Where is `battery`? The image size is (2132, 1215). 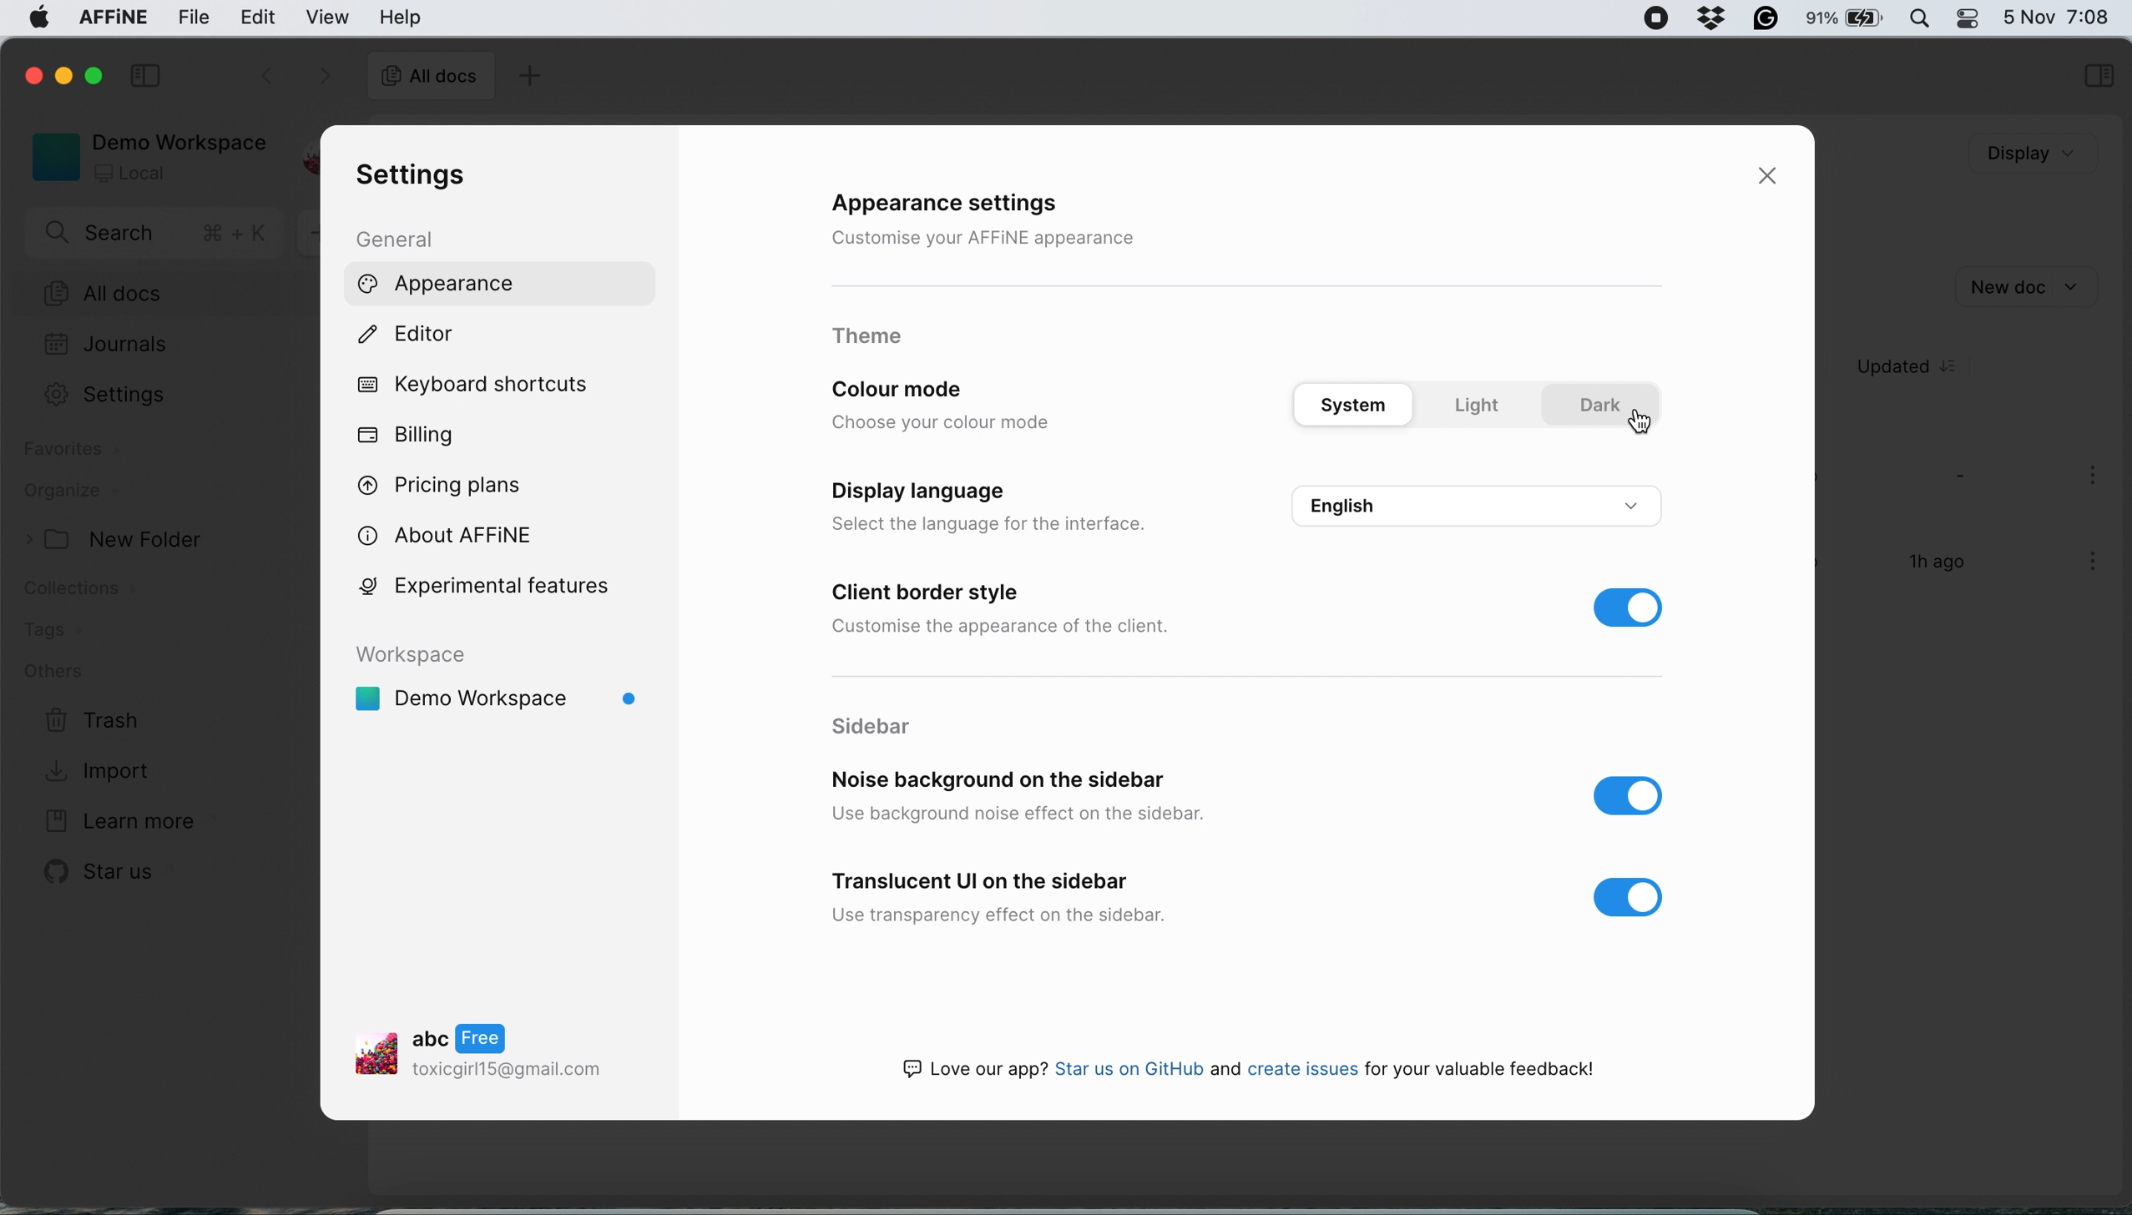 battery is located at coordinates (1849, 20).